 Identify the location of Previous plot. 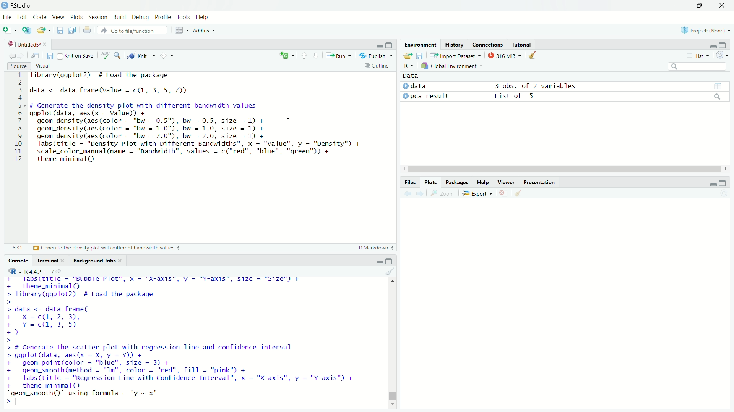
(408, 193).